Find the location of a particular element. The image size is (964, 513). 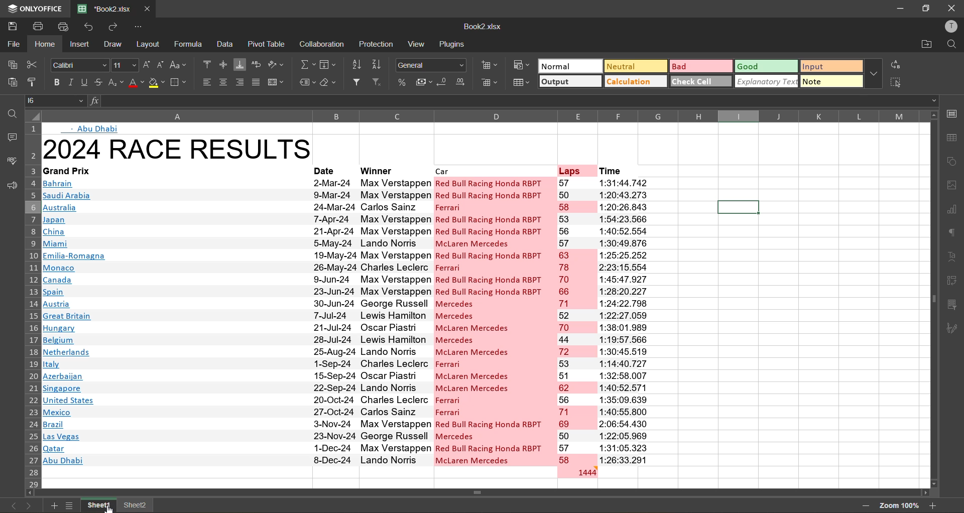

zoom out is located at coordinates (865, 506).